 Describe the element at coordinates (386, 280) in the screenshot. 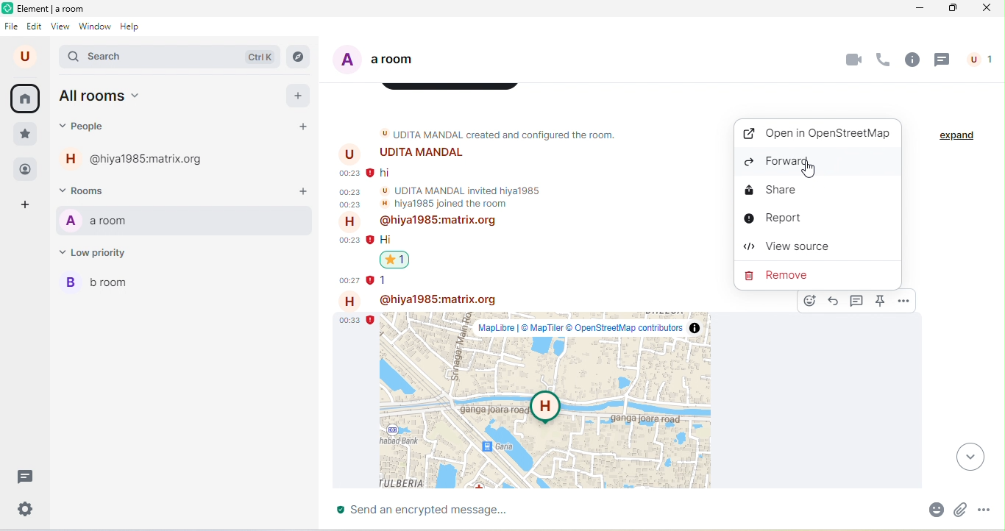

I see `text message: "1"` at that location.